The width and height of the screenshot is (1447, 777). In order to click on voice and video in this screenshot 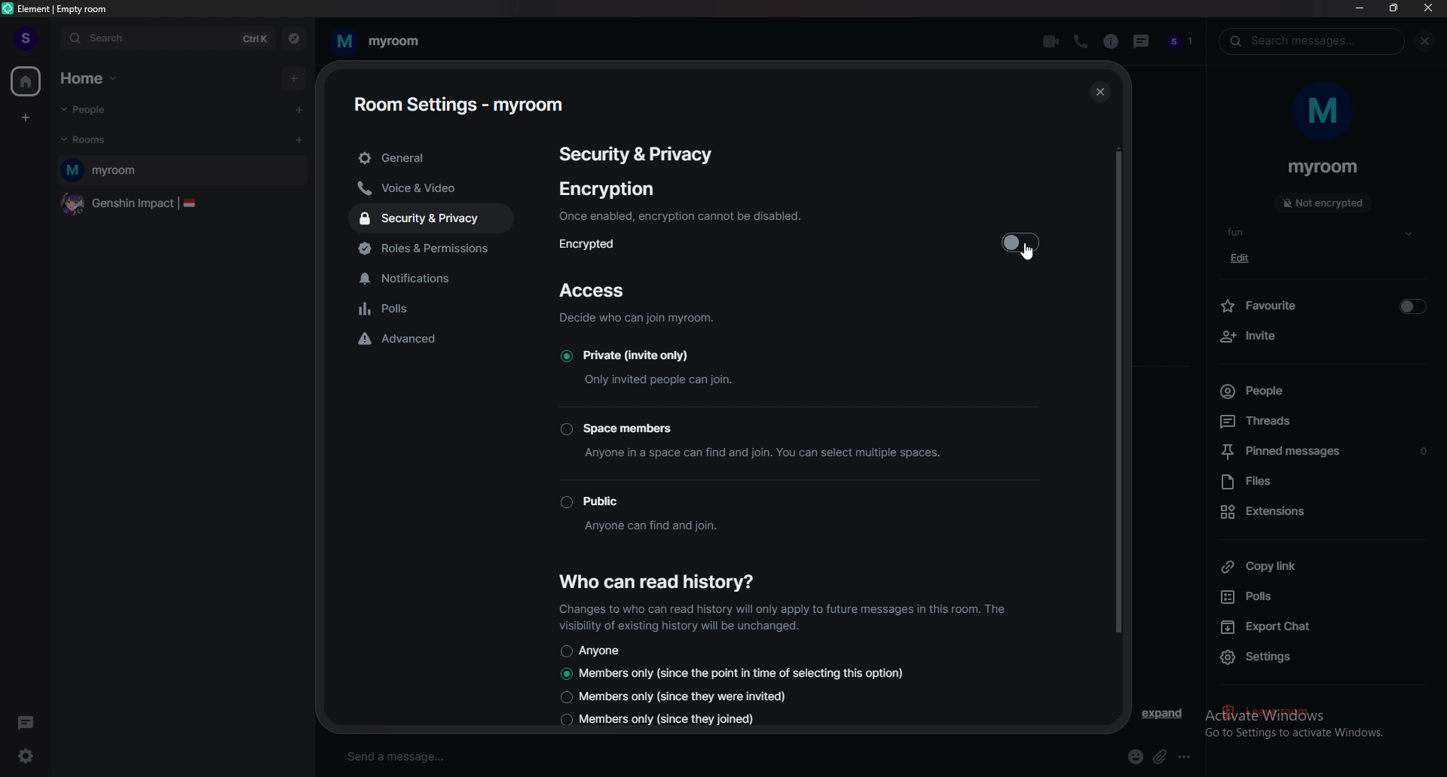, I will do `click(424, 190)`.